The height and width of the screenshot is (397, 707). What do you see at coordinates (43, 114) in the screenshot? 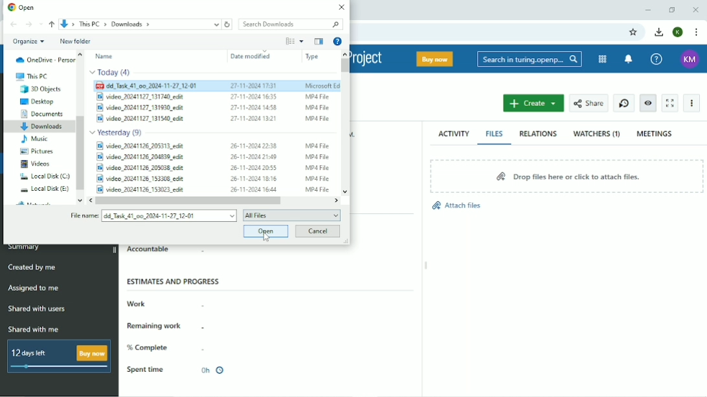
I see `Documents` at bounding box center [43, 114].